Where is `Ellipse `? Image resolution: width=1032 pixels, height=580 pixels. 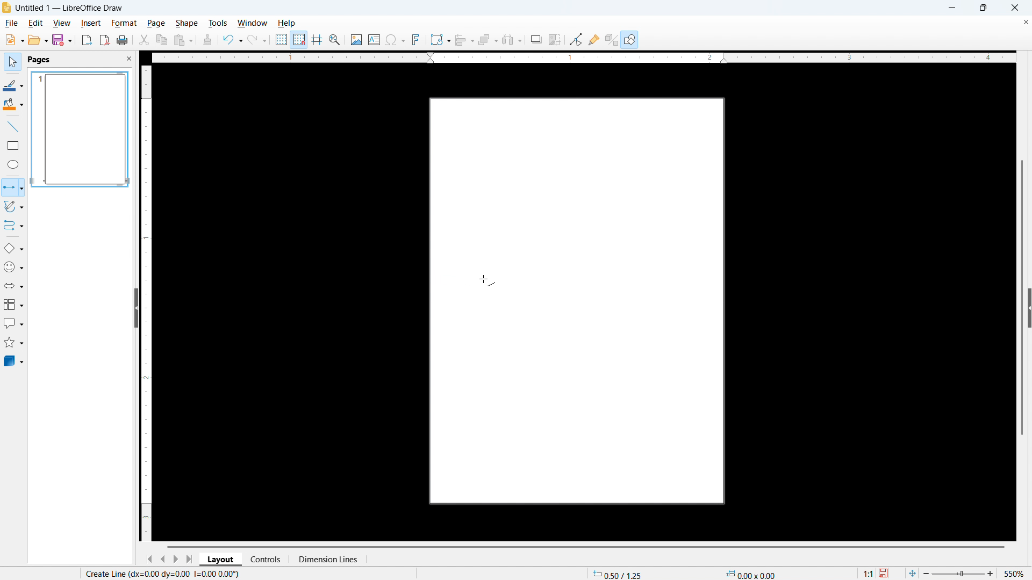
Ellipse  is located at coordinates (13, 164).